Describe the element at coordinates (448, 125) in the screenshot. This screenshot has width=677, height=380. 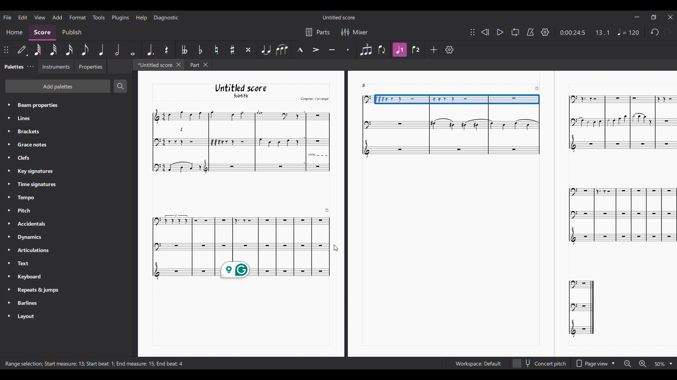
I see `Graph` at that location.